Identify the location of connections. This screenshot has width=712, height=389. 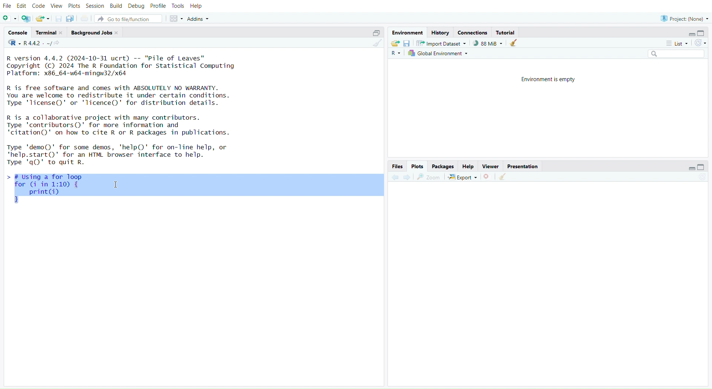
(474, 32).